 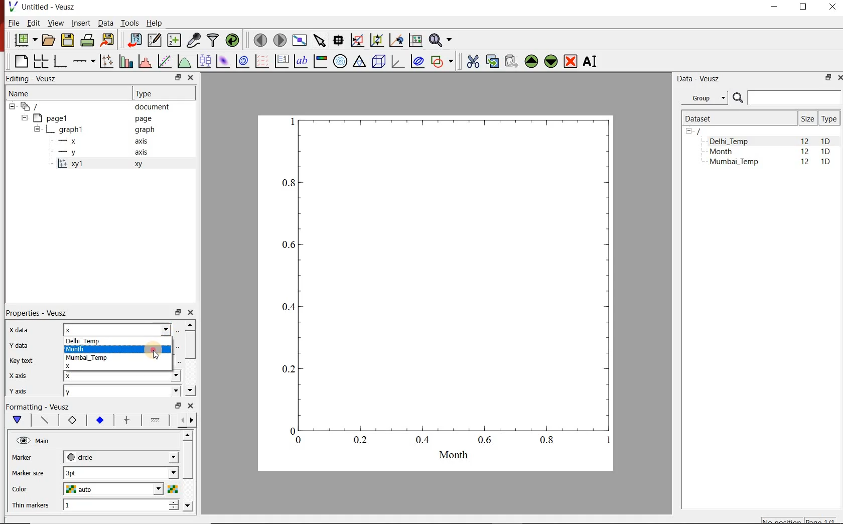 What do you see at coordinates (825, 163) in the screenshot?
I see `1D` at bounding box center [825, 163].